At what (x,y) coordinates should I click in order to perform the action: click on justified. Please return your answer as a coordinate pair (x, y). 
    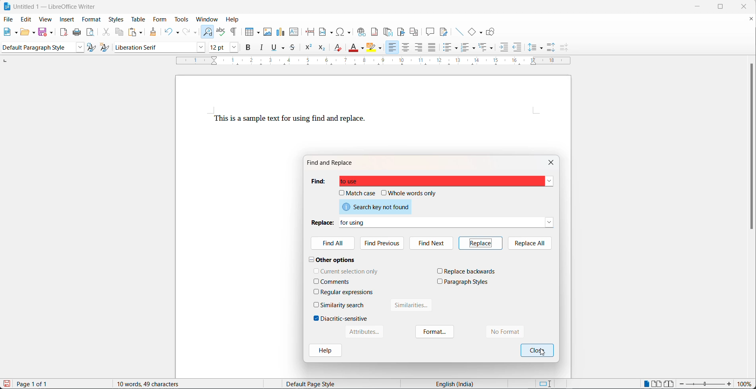
    Looking at the image, I should click on (432, 48).